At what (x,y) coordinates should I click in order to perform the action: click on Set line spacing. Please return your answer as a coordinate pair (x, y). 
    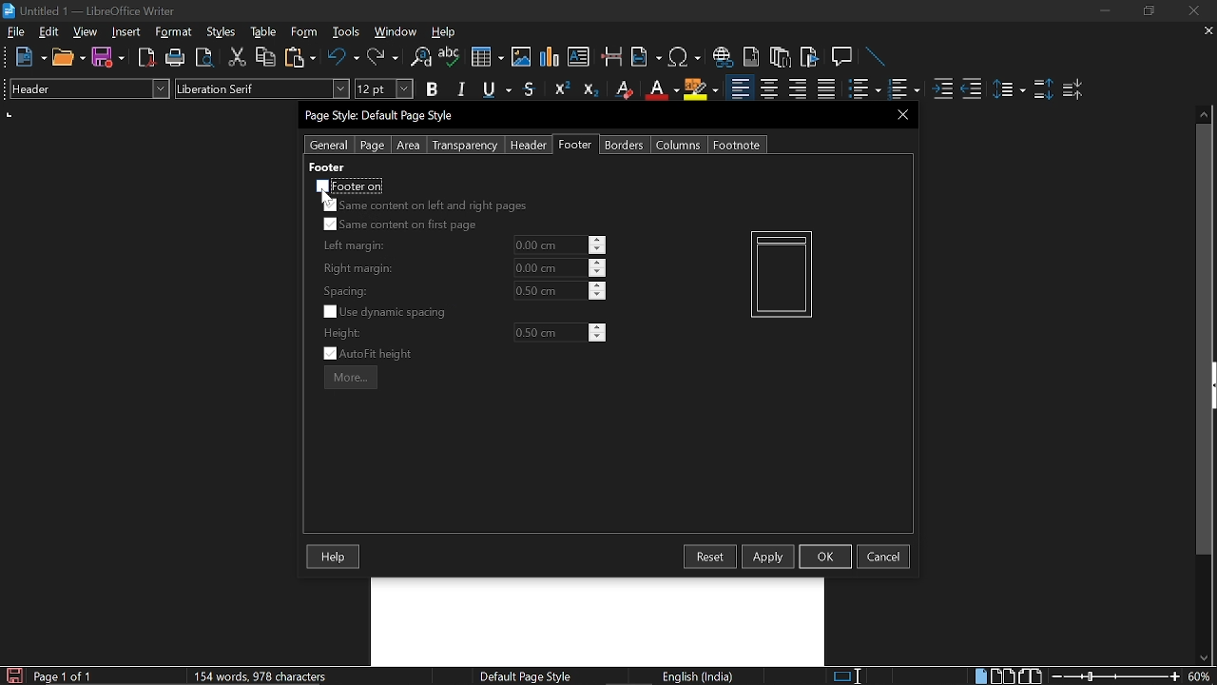
    Looking at the image, I should click on (1008, 89).